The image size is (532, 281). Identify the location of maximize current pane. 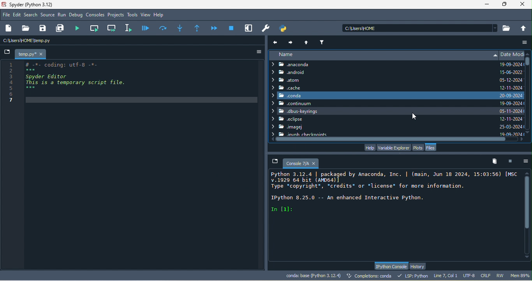
(249, 28).